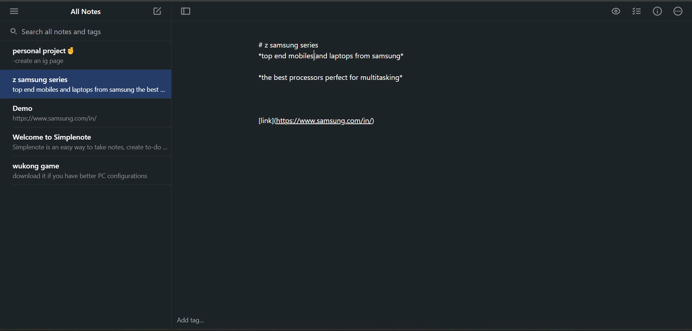 The width and height of the screenshot is (692, 331). I want to click on add tag, so click(190, 320).